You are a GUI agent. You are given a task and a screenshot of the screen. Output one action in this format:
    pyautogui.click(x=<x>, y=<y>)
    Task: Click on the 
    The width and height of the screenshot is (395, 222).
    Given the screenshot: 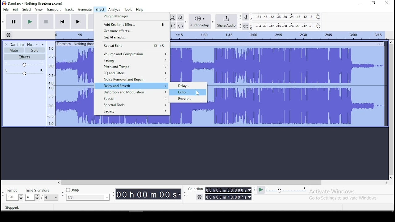 What is the action you would take?
    pyautogui.click(x=50, y=86)
    